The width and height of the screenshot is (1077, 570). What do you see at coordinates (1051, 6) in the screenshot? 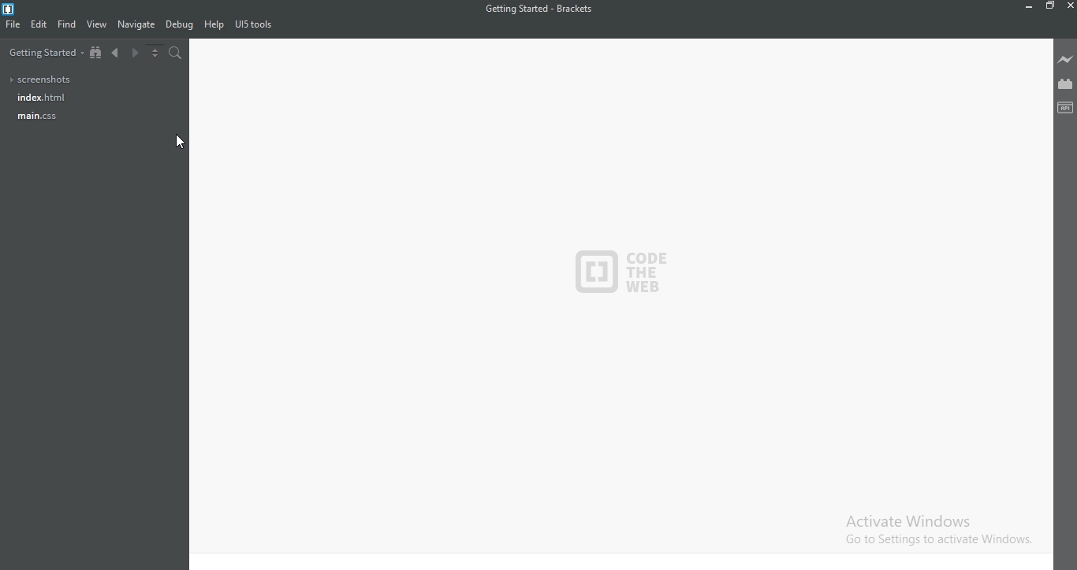
I see `Restore` at bounding box center [1051, 6].